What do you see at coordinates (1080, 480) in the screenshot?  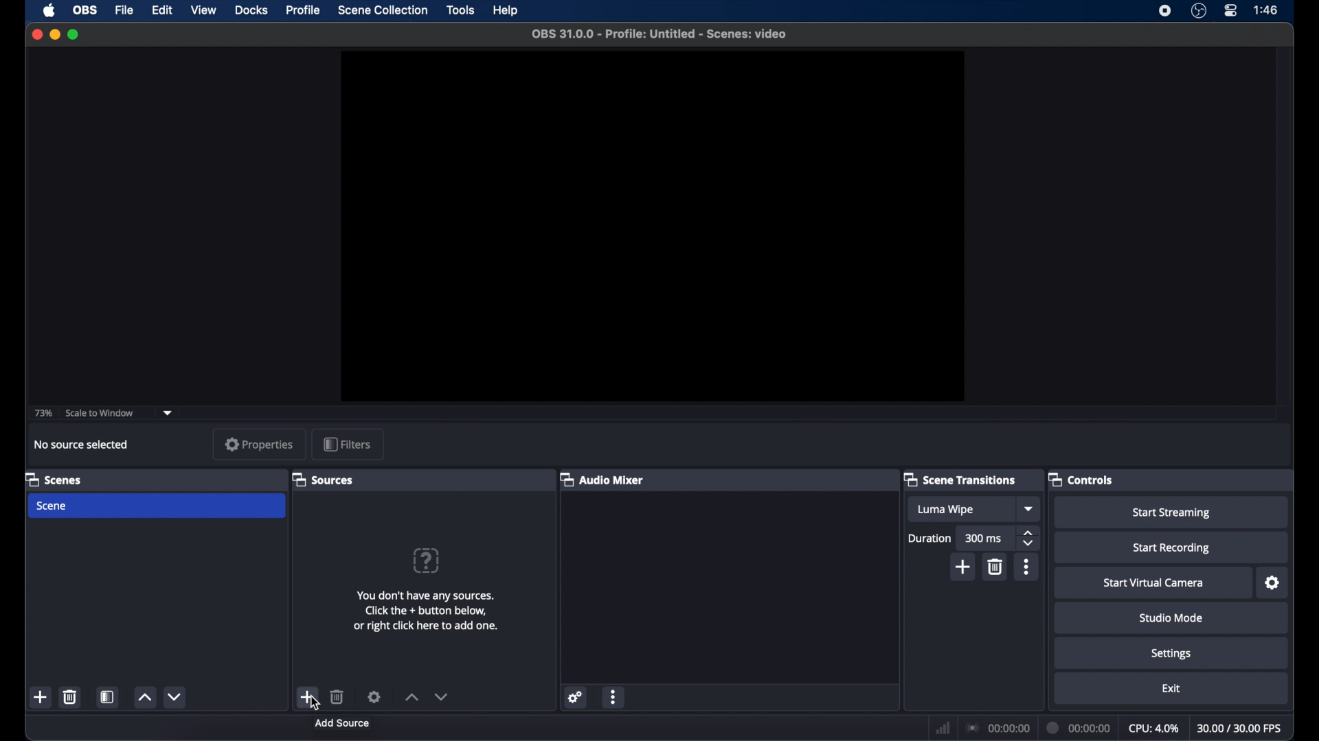 I see `controls` at bounding box center [1080, 480].